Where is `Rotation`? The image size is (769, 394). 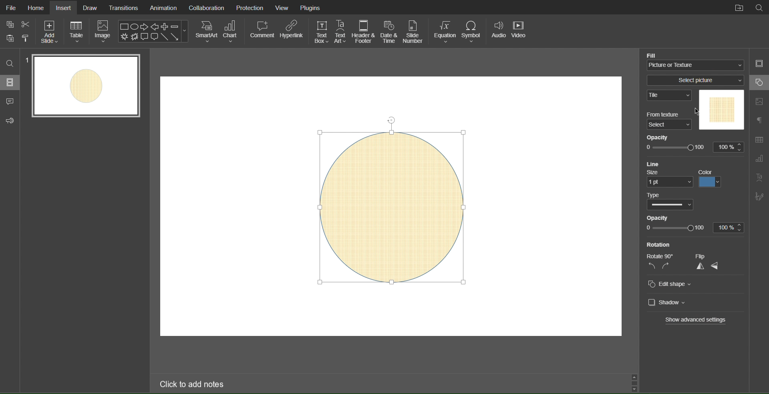
Rotation is located at coordinates (661, 245).